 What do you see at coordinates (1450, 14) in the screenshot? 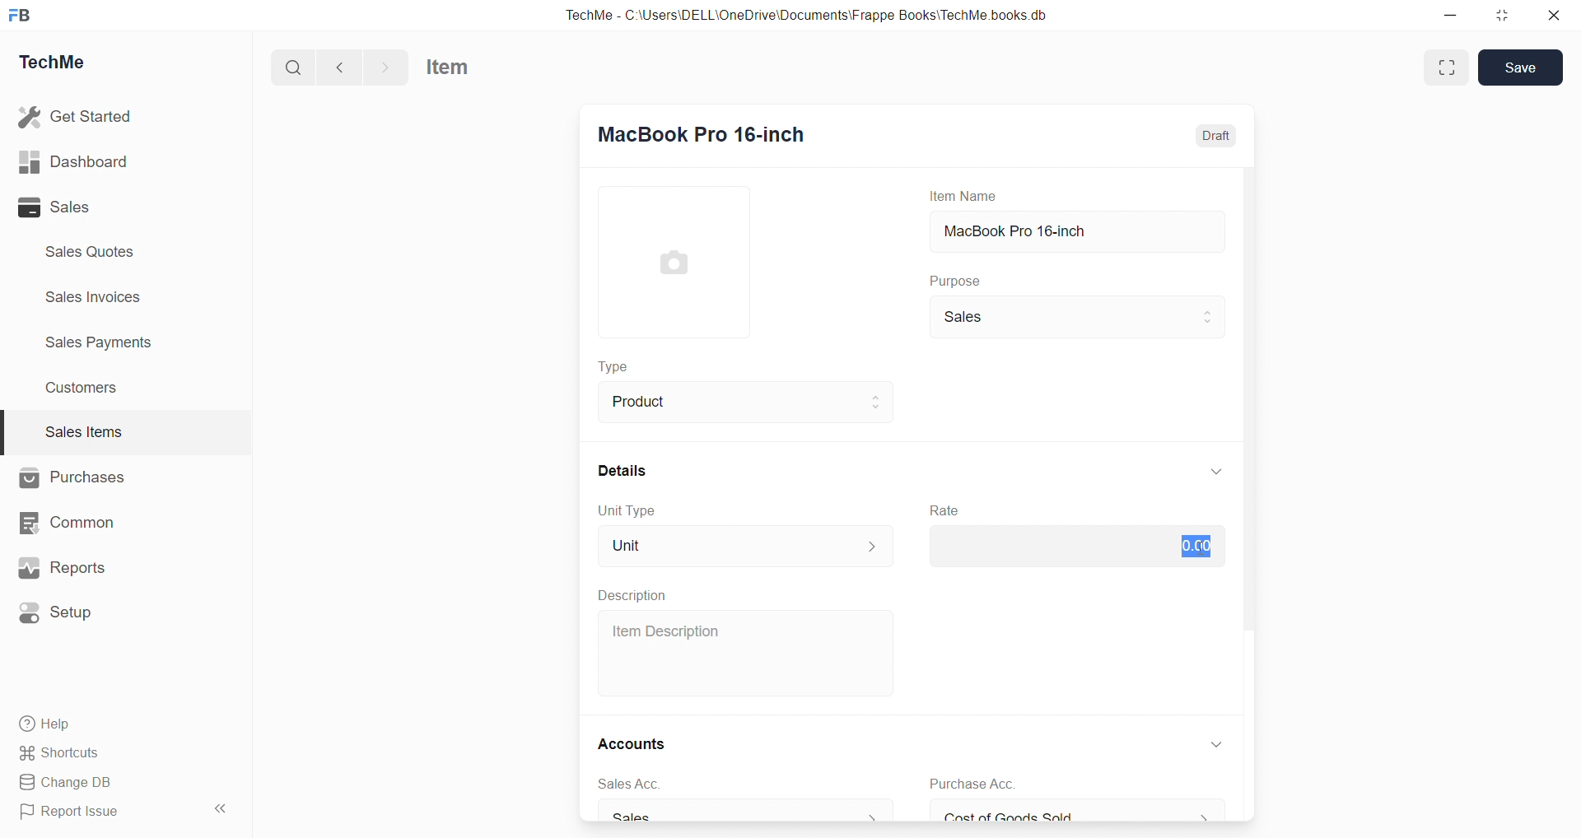
I see `minimize` at bounding box center [1450, 14].